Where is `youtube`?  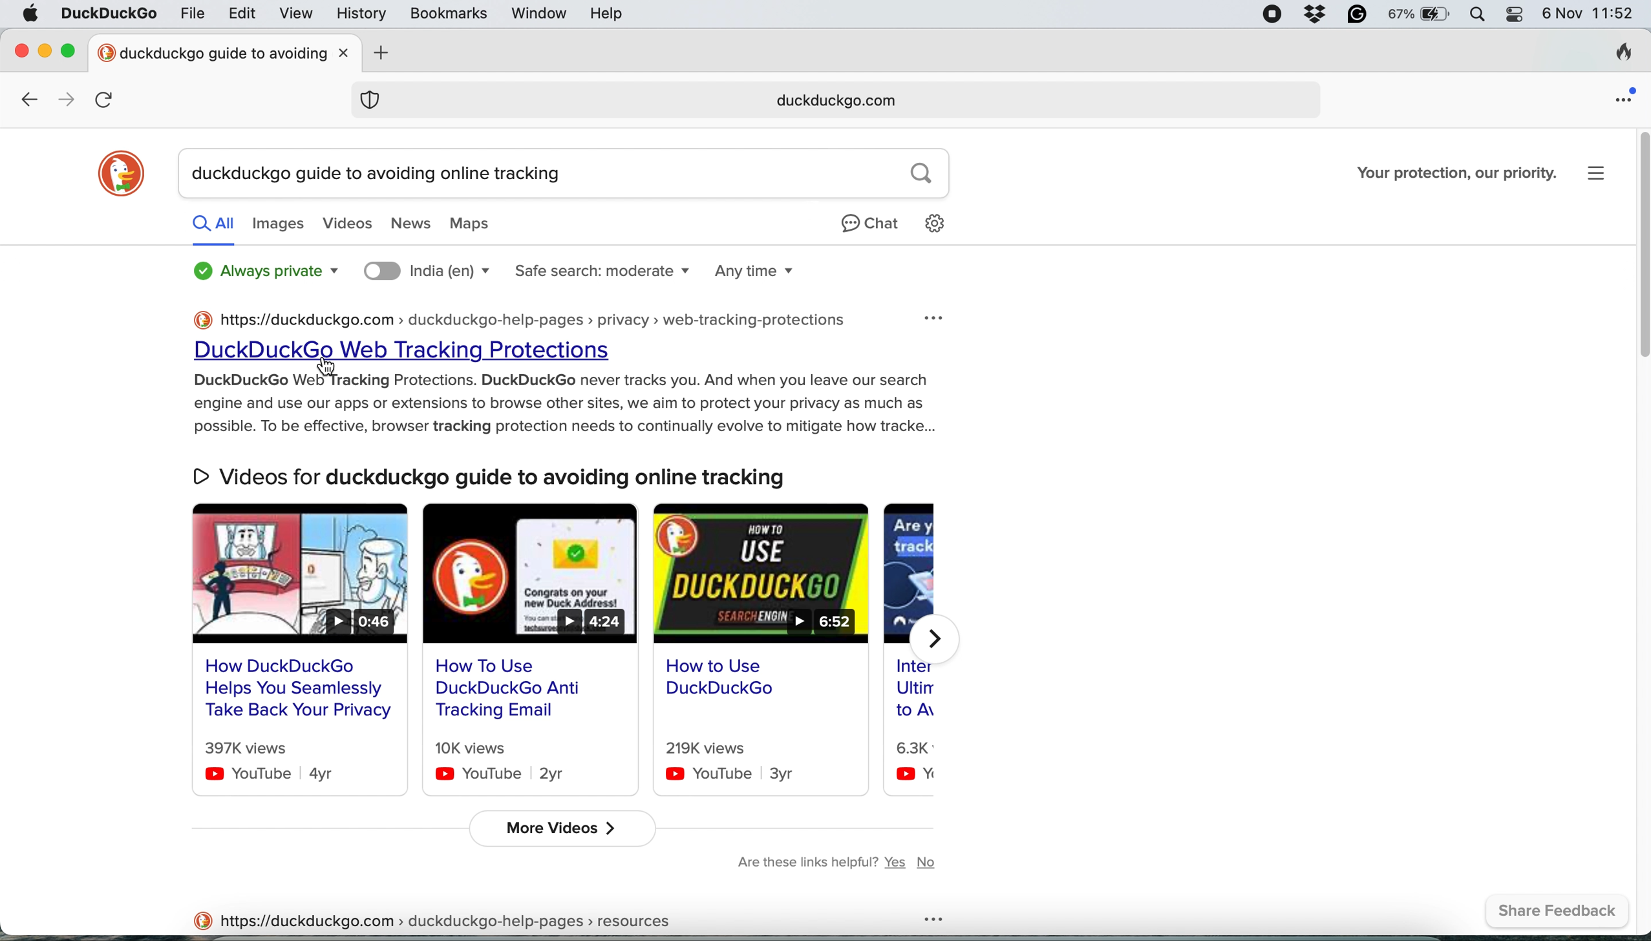
youtube is located at coordinates (445, 774).